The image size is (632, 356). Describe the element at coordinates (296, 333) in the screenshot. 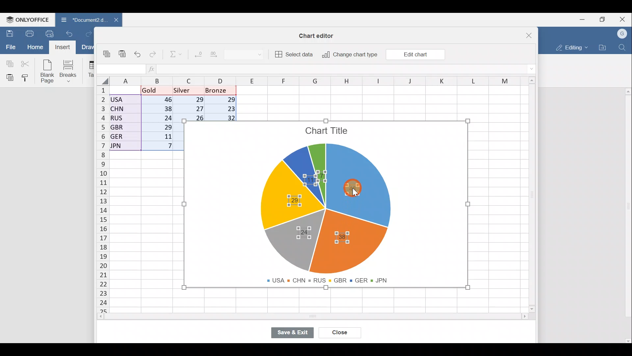

I see `Save & exit` at that location.